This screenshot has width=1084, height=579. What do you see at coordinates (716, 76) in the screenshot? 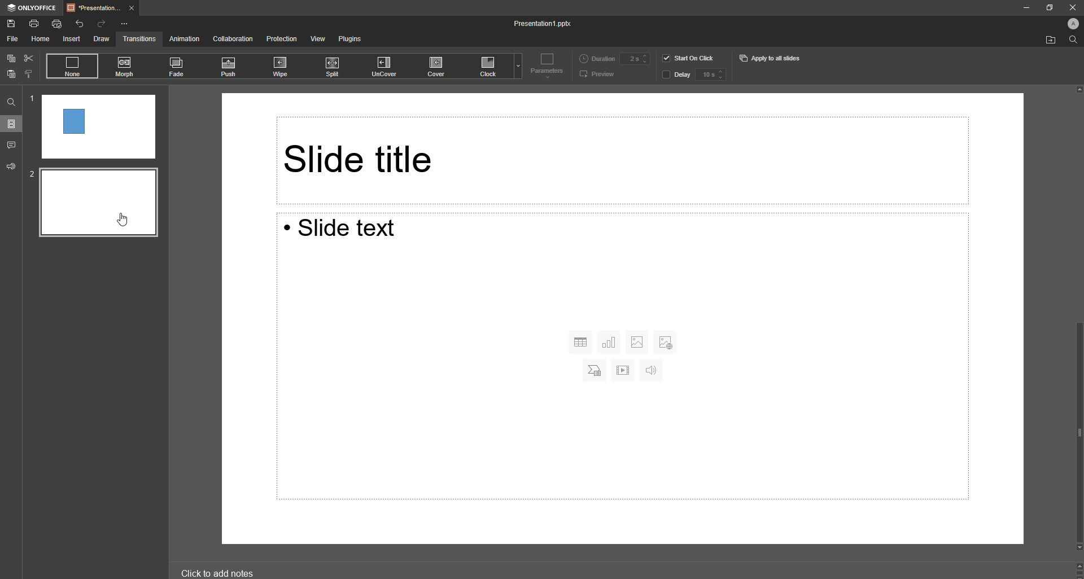
I see `delay input` at bounding box center [716, 76].